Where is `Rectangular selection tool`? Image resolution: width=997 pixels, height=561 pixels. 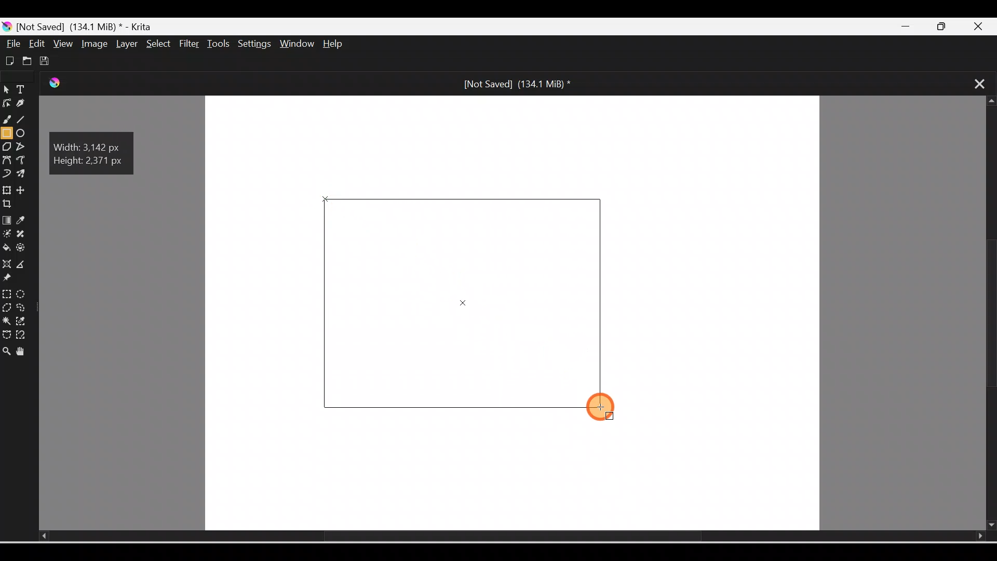 Rectangular selection tool is located at coordinates (6, 292).